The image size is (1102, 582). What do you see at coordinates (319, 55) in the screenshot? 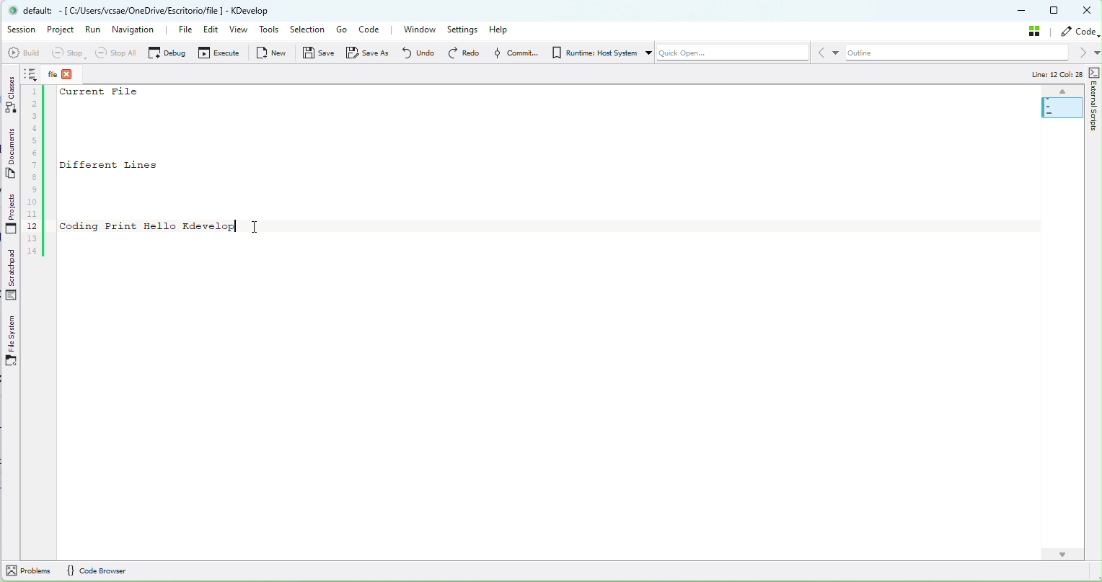
I see `Save` at bounding box center [319, 55].